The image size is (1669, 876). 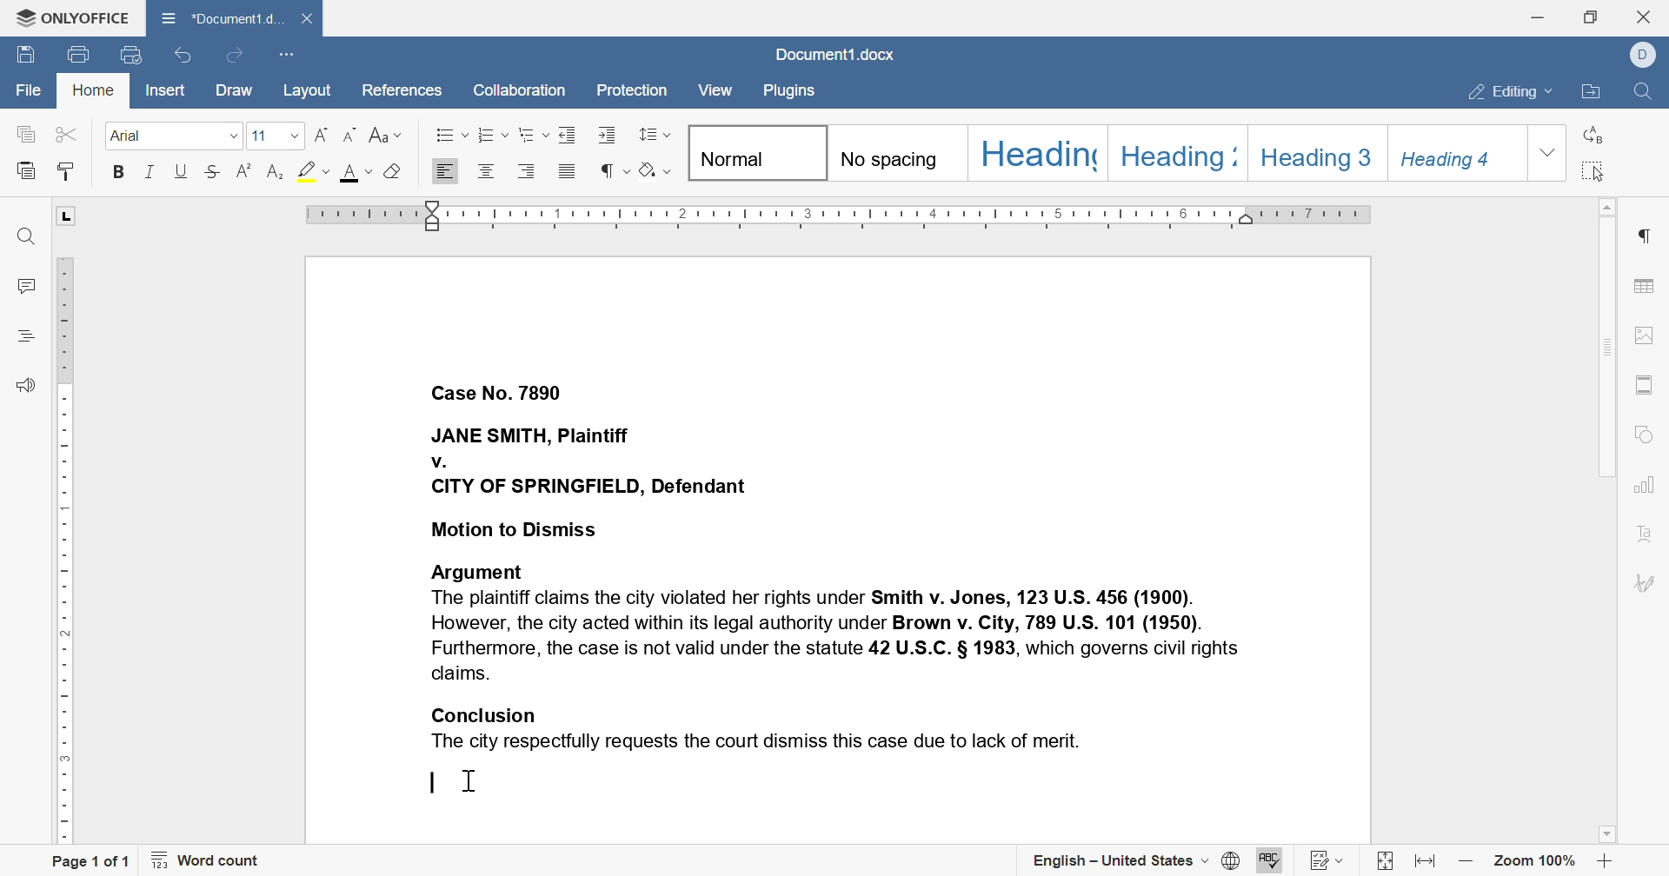 I want to click on close, so click(x=309, y=19).